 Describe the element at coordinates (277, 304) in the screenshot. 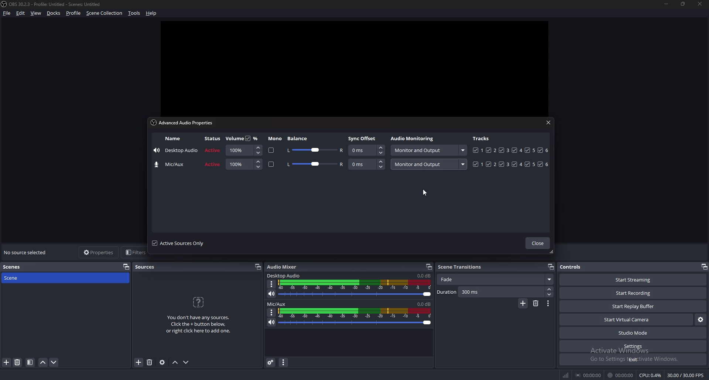

I see `mic/aux` at that location.